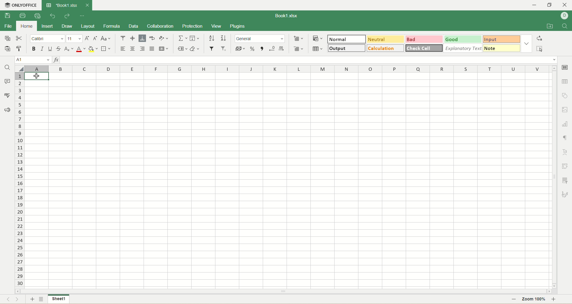  What do you see at coordinates (8, 48) in the screenshot?
I see `paste` at bounding box center [8, 48].